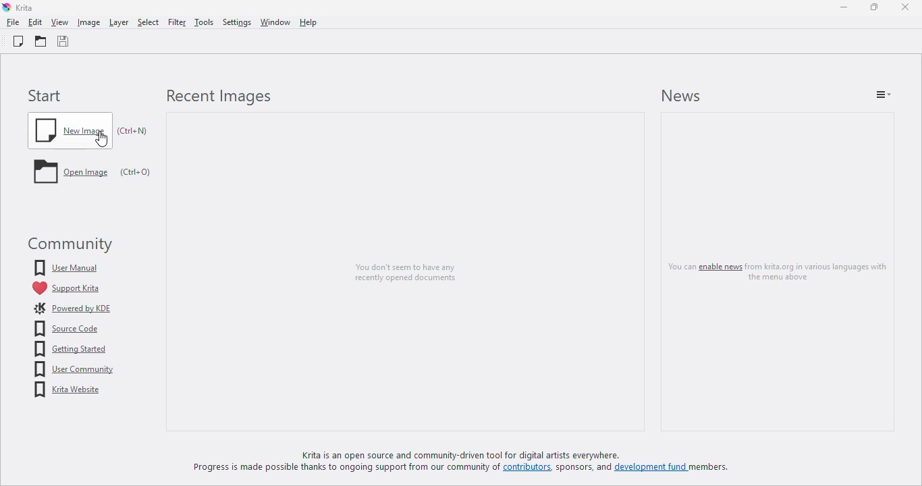 The image size is (922, 486). I want to click on select, so click(148, 22).